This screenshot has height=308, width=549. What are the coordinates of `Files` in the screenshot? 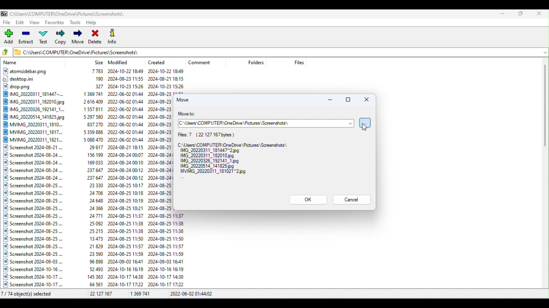 It's located at (299, 62).